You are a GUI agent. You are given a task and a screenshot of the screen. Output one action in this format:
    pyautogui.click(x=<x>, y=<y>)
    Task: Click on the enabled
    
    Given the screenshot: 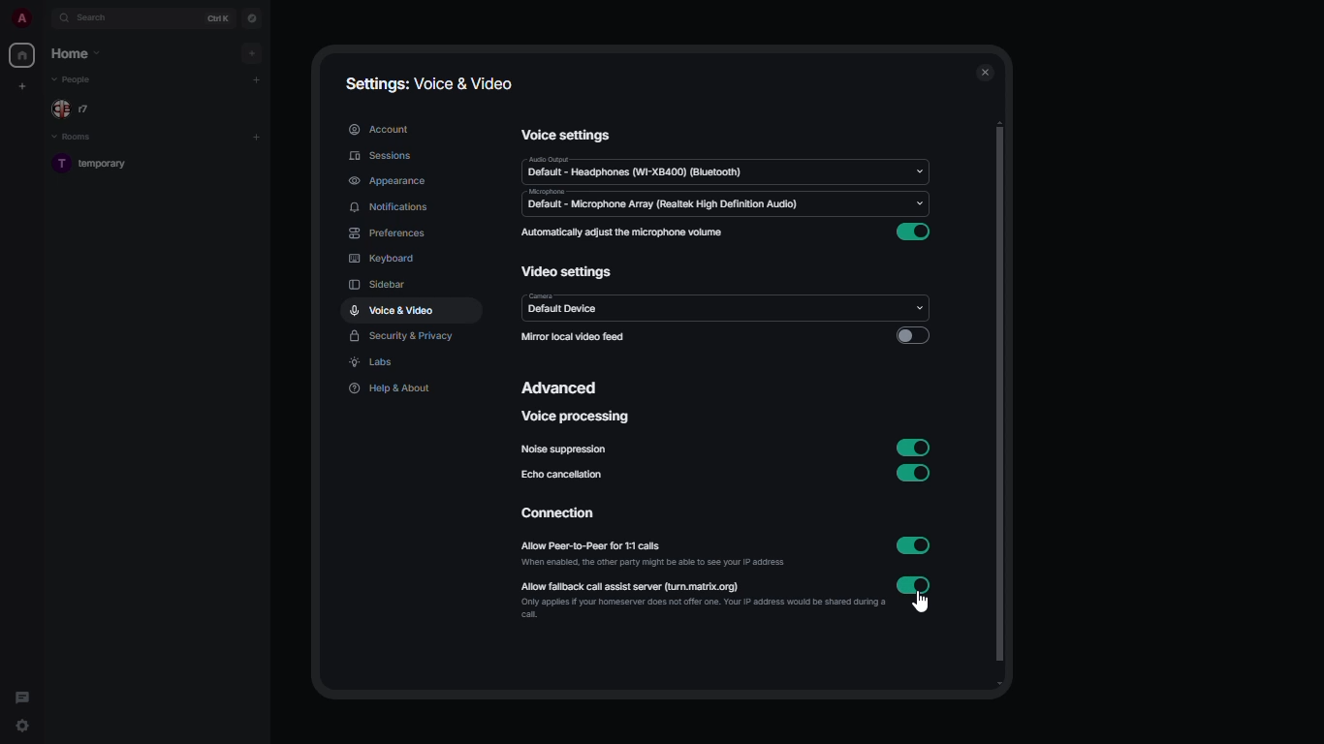 What is the action you would take?
    pyautogui.click(x=915, y=546)
    